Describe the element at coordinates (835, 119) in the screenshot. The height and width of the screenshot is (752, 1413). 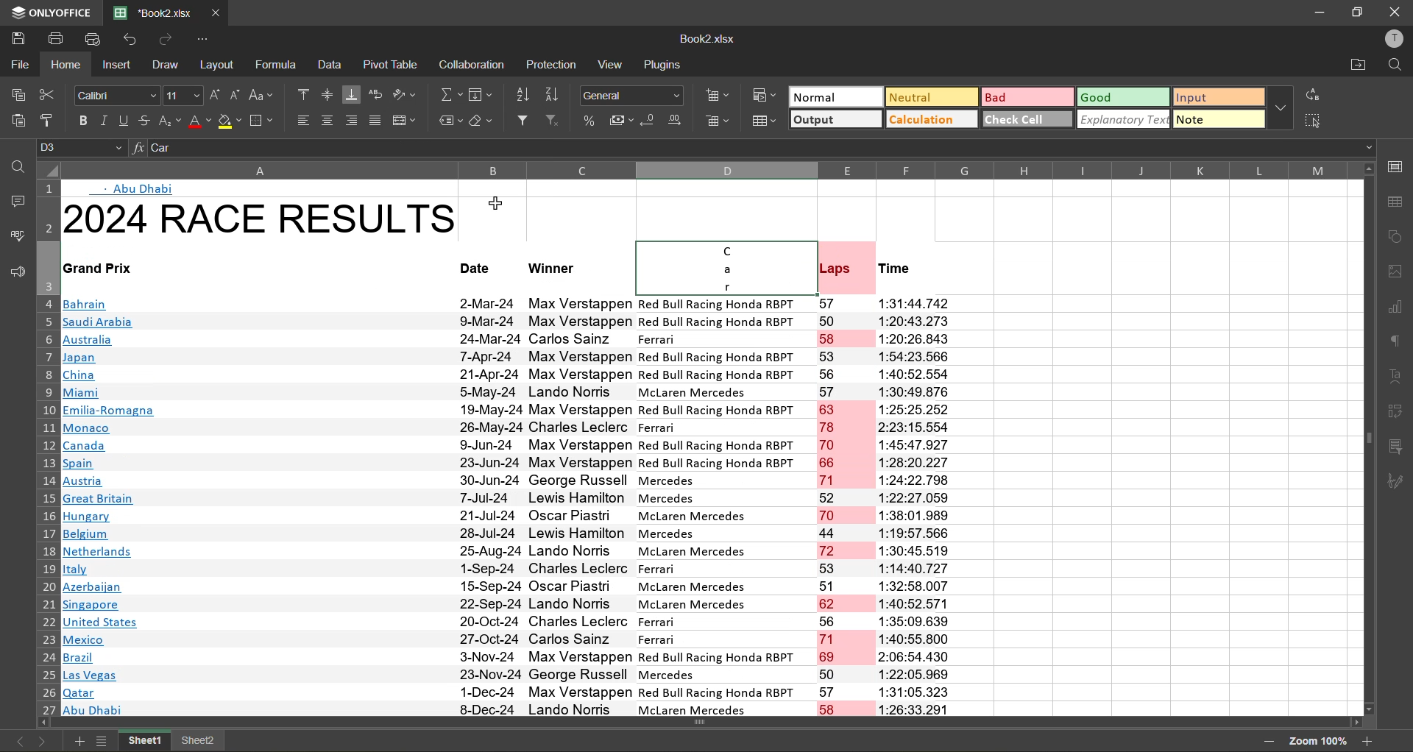
I see `output` at that location.